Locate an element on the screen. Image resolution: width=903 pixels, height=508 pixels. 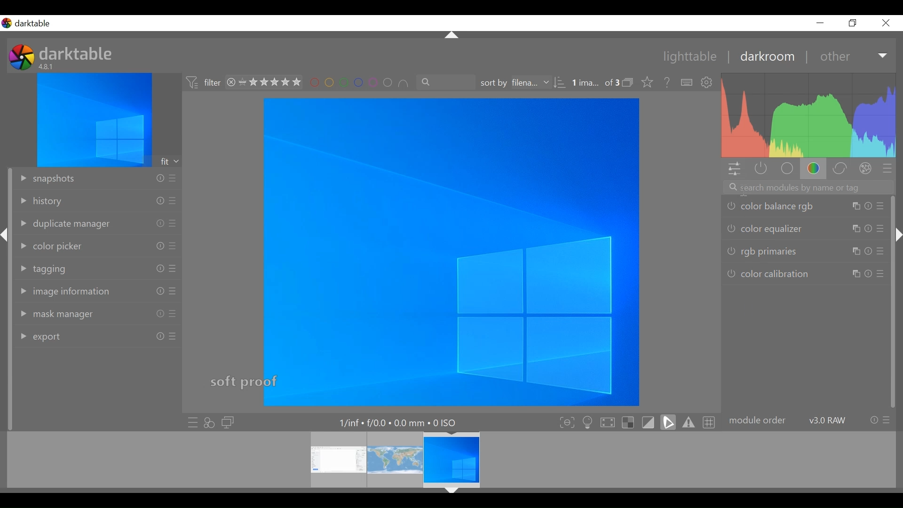
base is located at coordinates (786, 169).